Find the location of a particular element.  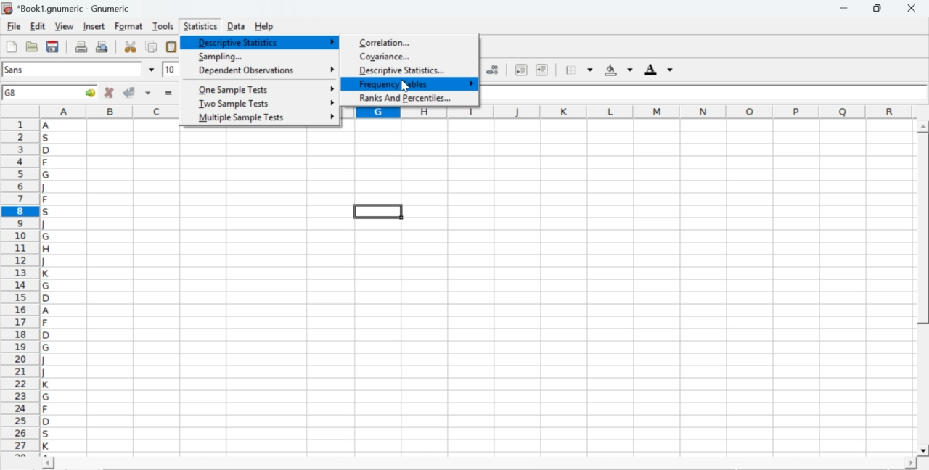

view is located at coordinates (64, 25).